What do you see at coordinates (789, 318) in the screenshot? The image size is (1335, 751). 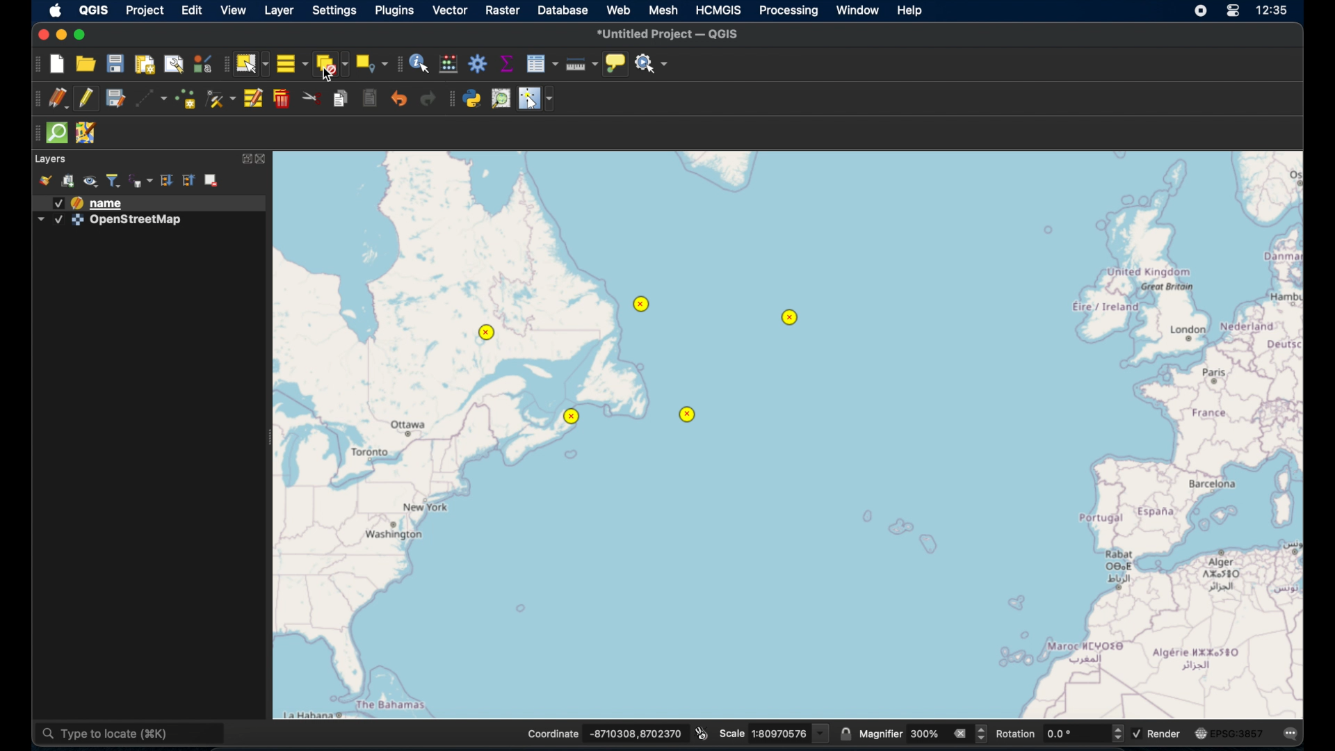 I see `selected point` at bounding box center [789, 318].